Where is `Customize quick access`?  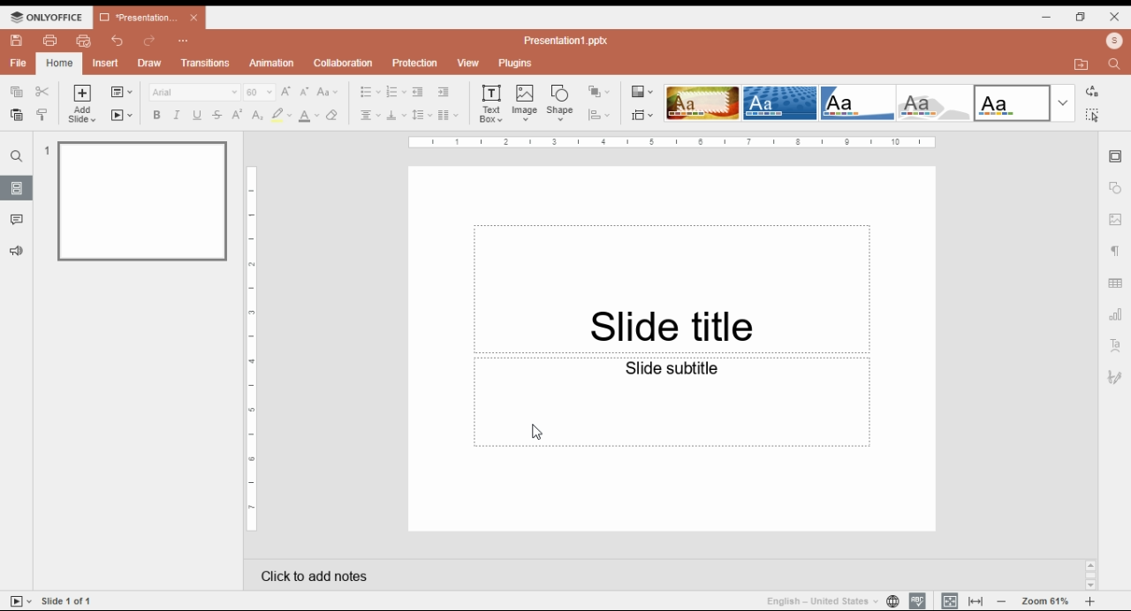 Customize quick access is located at coordinates (184, 41).